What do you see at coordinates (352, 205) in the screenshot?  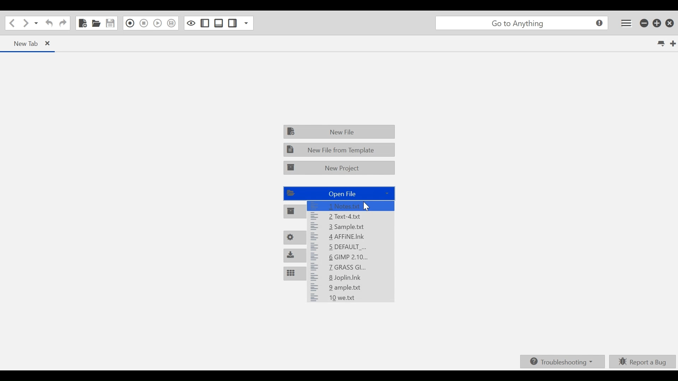 I see `1 notes.txt` at bounding box center [352, 205].